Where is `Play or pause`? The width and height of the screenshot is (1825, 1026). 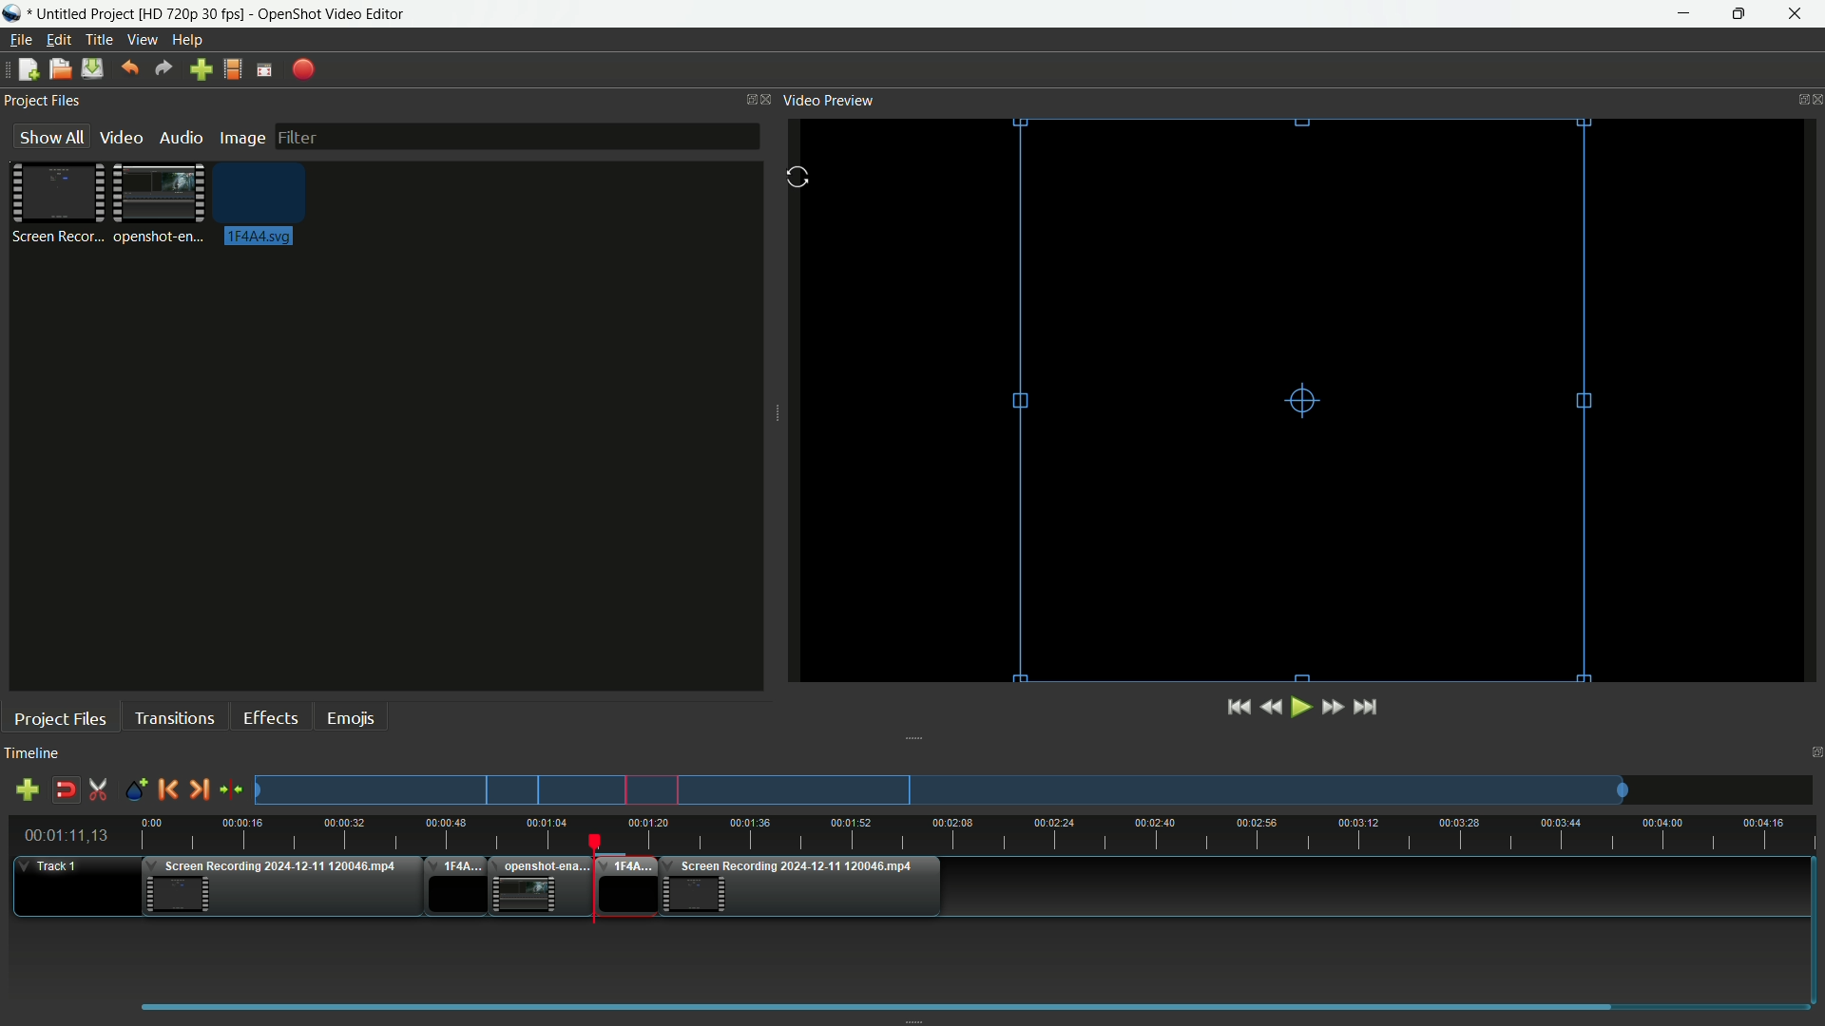
Play or pause is located at coordinates (1303, 708).